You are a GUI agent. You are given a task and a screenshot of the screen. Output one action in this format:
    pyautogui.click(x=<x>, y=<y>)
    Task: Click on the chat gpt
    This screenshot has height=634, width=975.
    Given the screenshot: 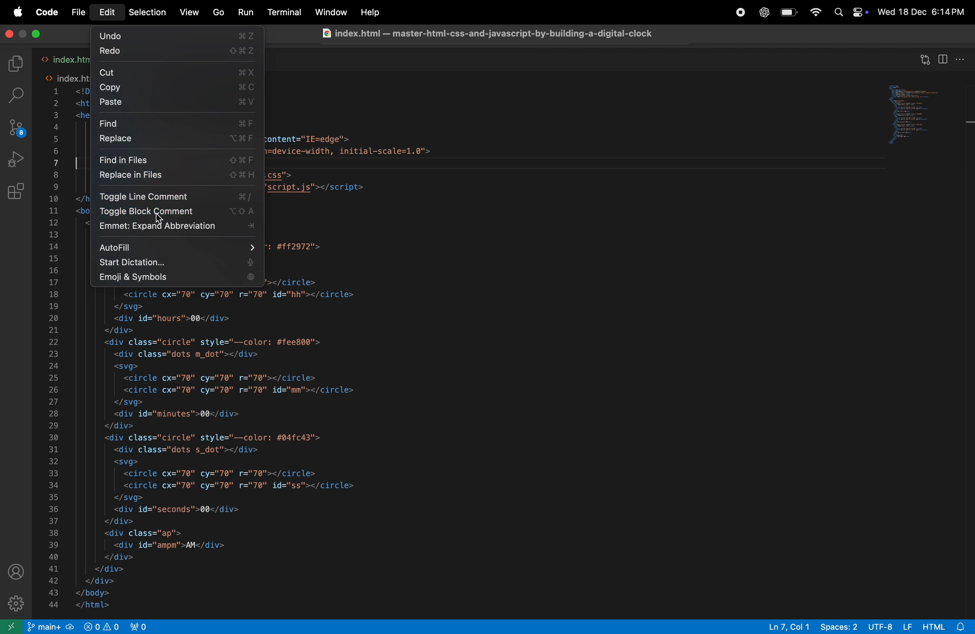 What is the action you would take?
    pyautogui.click(x=762, y=11)
    